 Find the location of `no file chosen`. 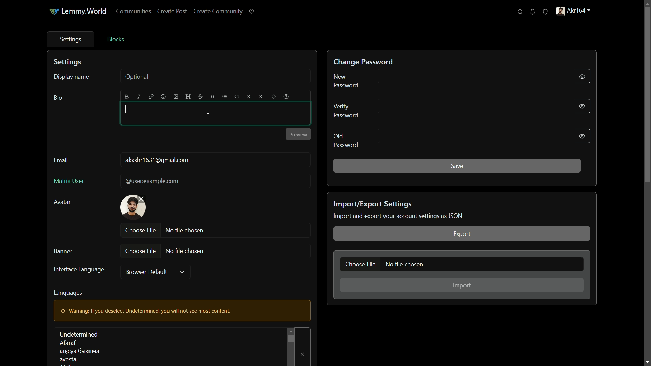

no file chosen is located at coordinates (186, 231).